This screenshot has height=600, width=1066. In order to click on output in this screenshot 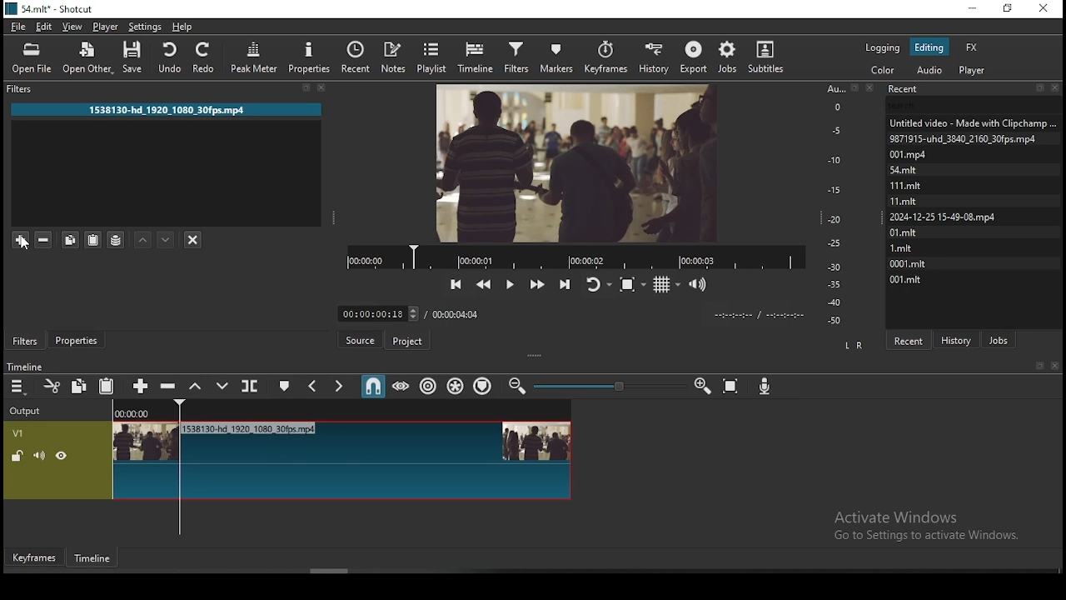, I will do `click(31, 408)`.